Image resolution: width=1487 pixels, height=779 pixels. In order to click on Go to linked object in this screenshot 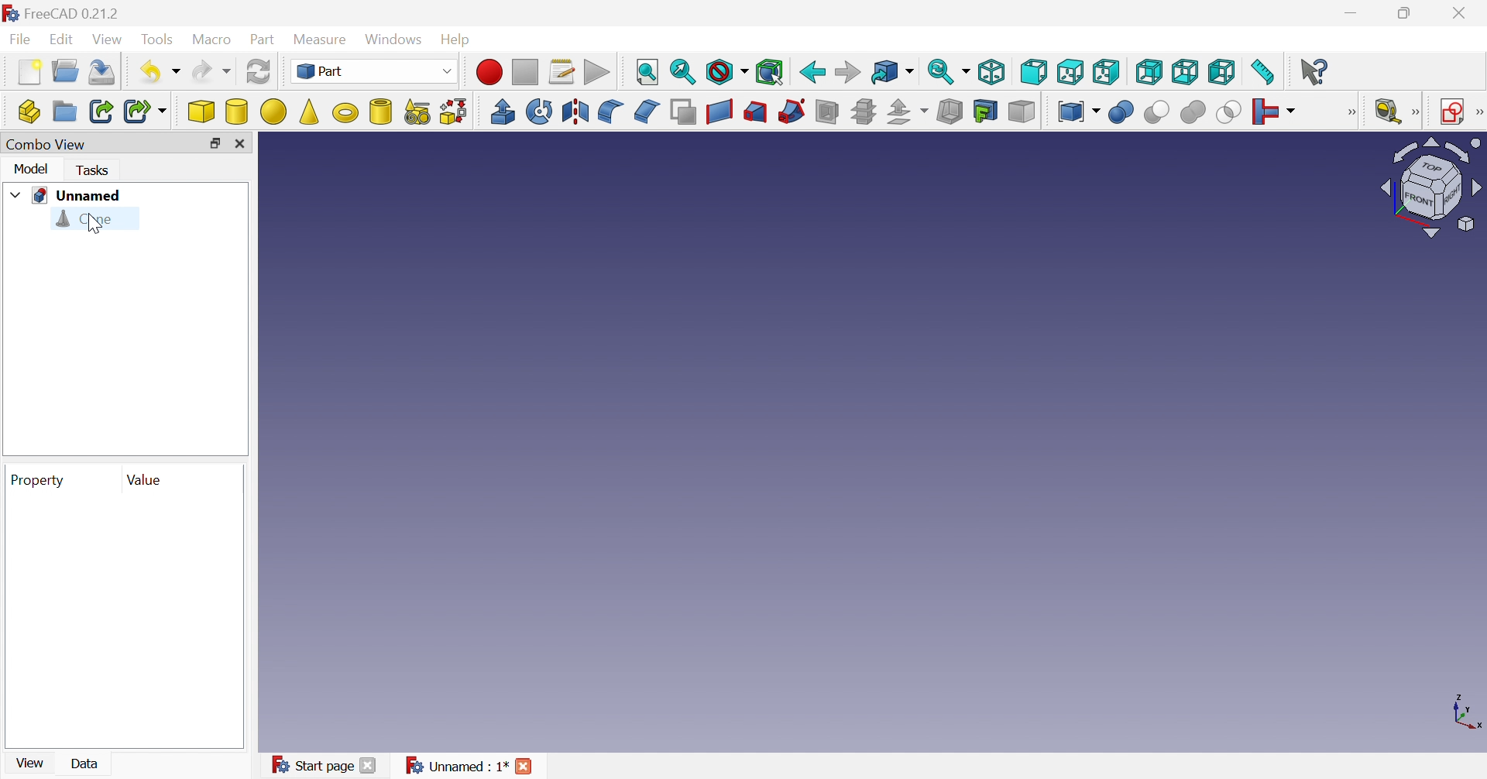, I will do `click(893, 72)`.